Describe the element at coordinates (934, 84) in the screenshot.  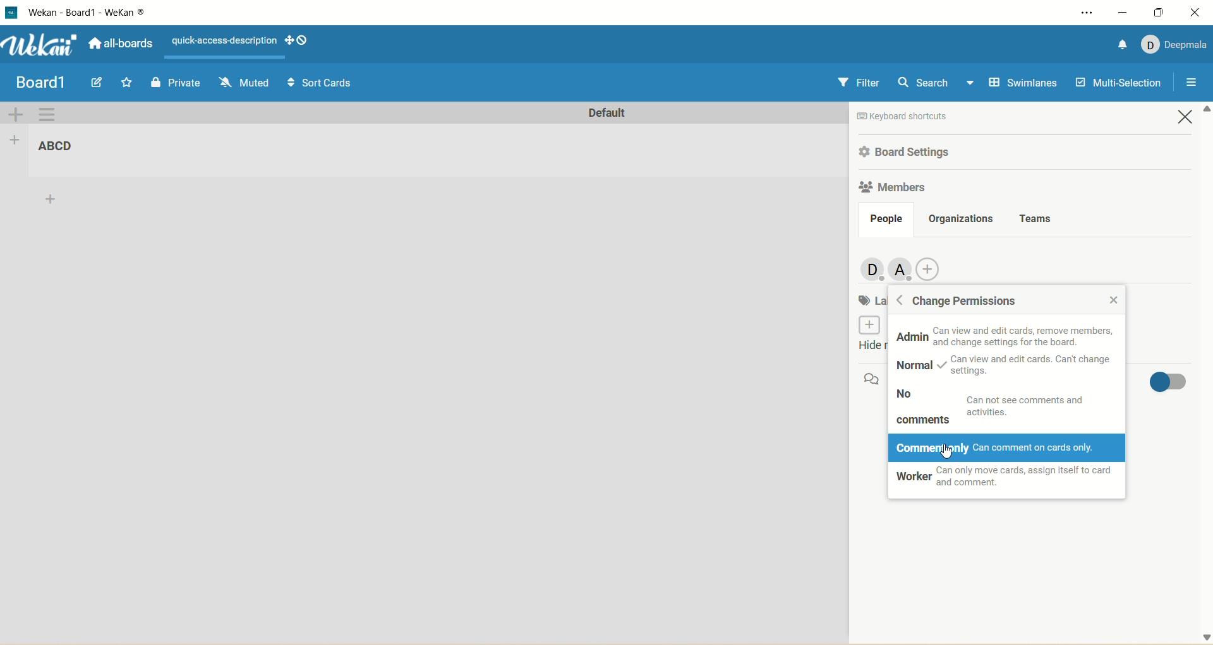
I see `search` at that location.